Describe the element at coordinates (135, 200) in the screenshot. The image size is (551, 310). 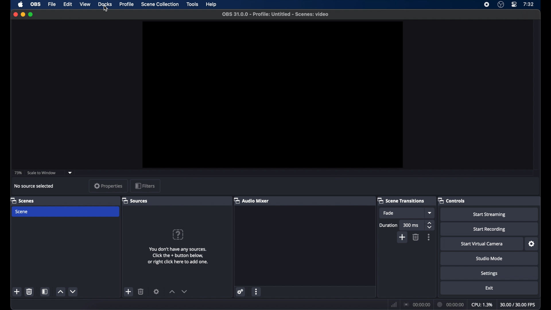
I see `sources` at that location.